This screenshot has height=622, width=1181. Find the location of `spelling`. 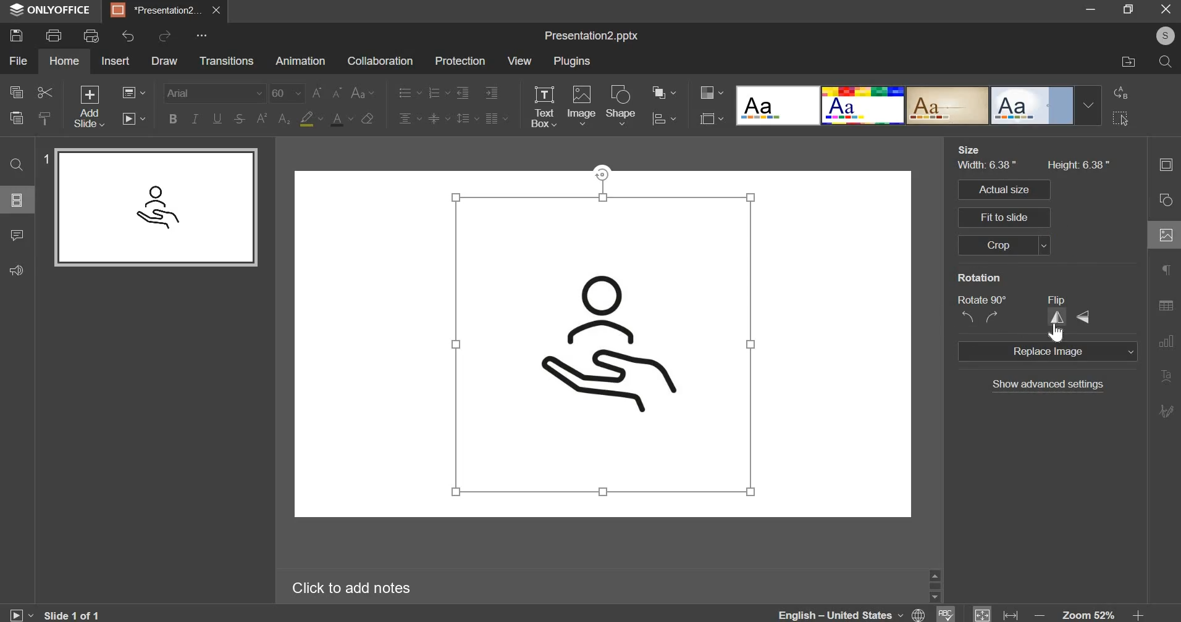

spelling is located at coordinates (946, 614).